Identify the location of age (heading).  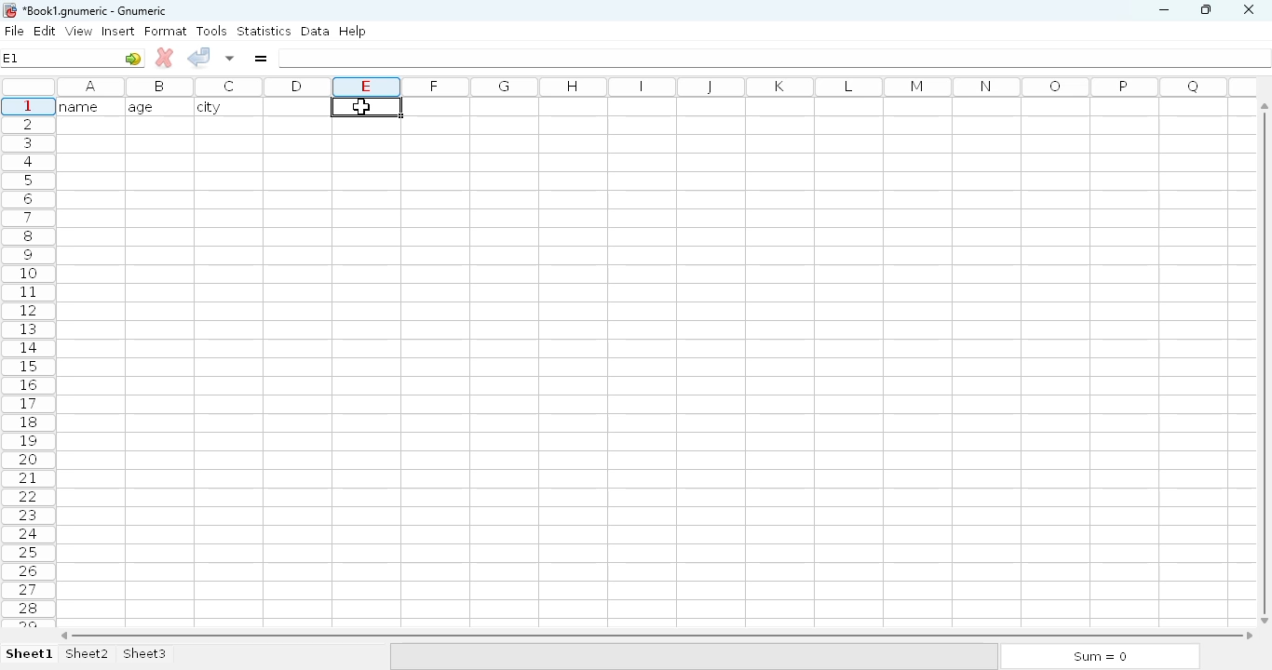
(154, 107).